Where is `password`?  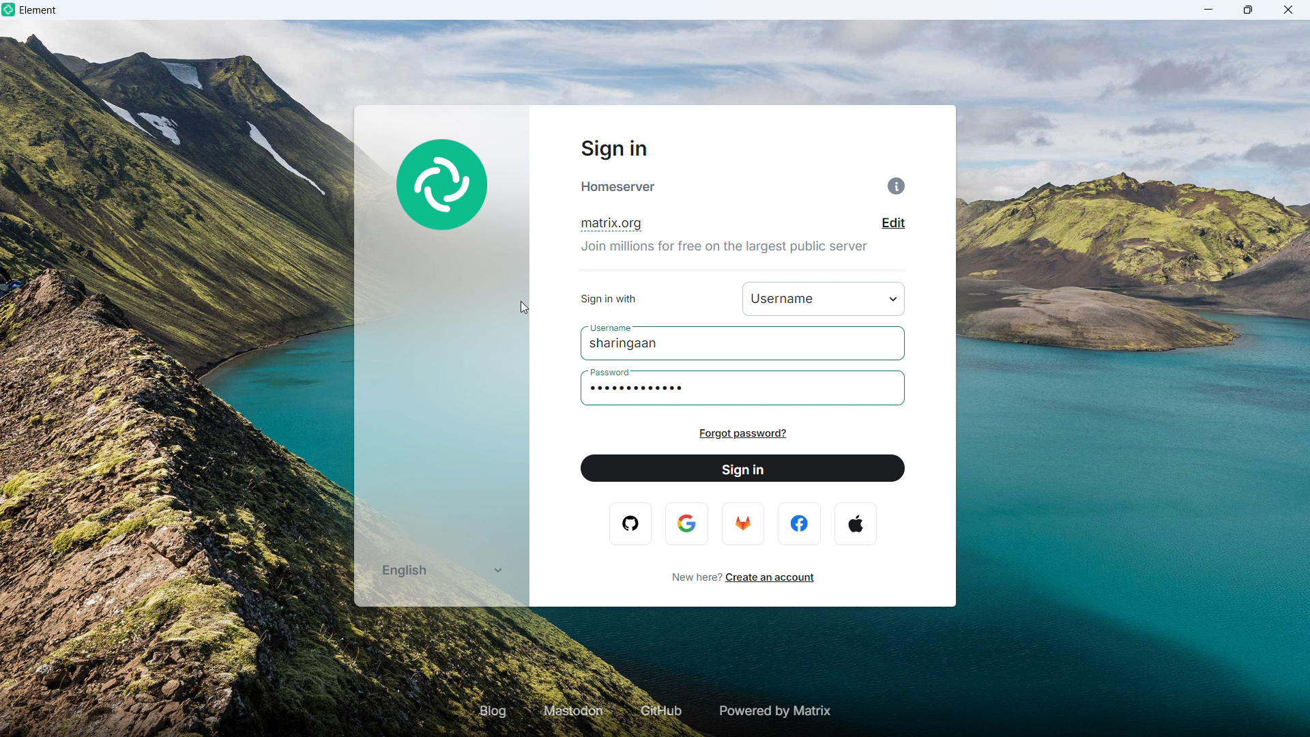 password is located at coordinates (630, 371).